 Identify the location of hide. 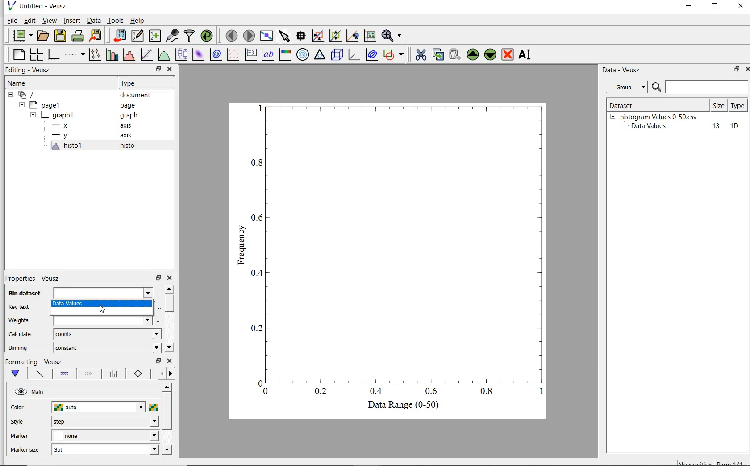
(21, 105).